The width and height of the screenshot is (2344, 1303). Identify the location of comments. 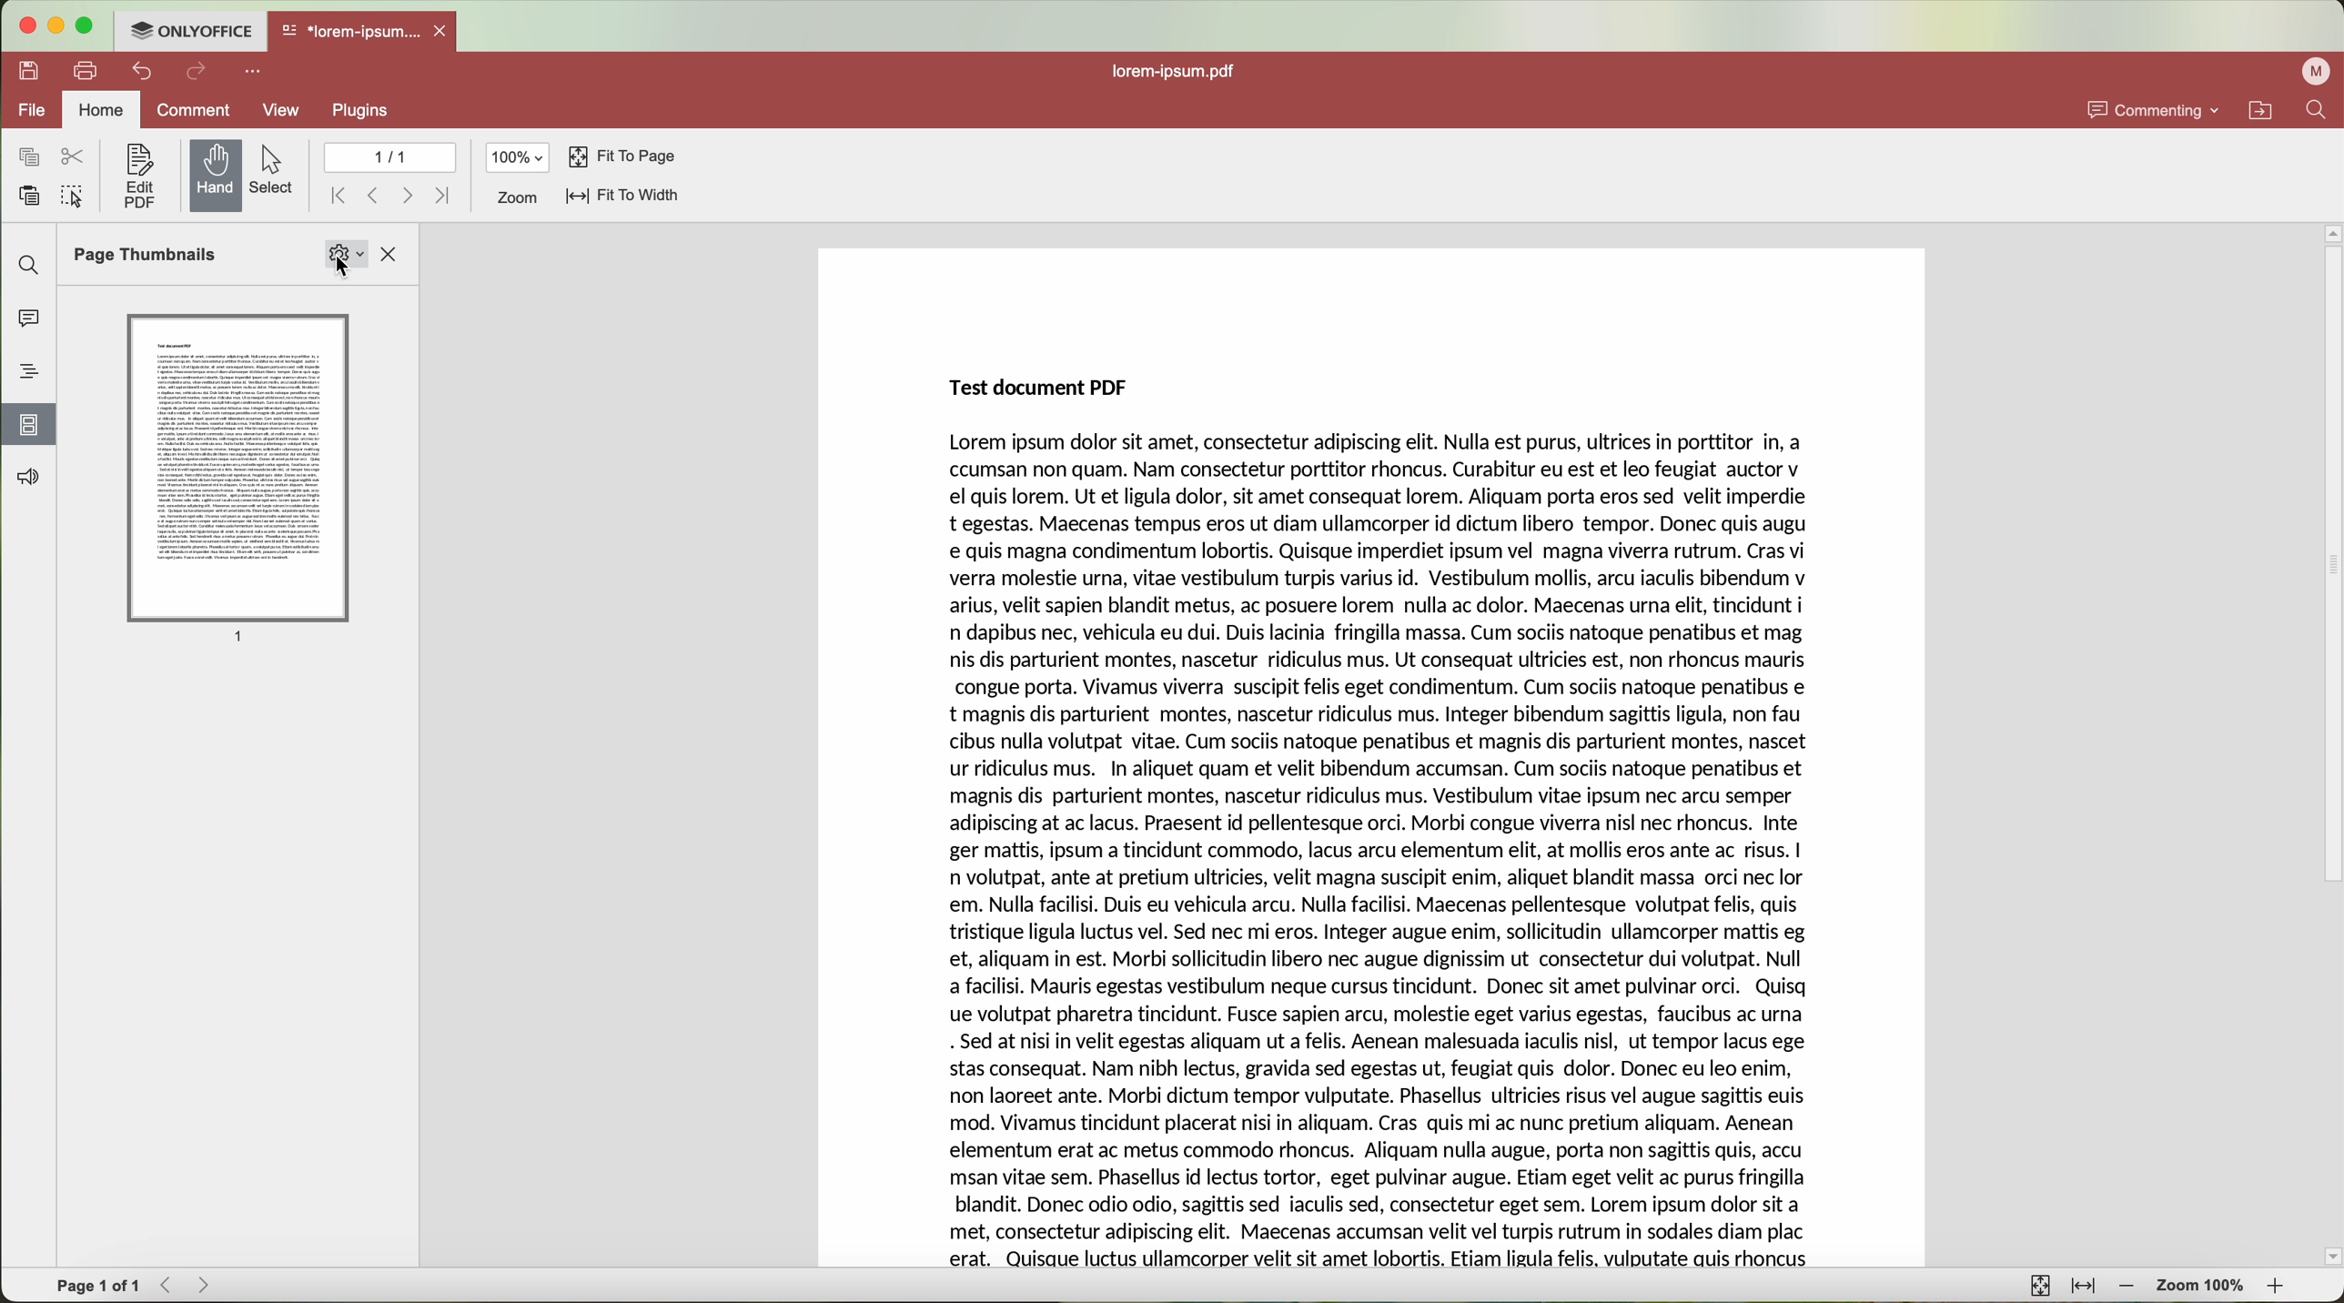
(29, 322).